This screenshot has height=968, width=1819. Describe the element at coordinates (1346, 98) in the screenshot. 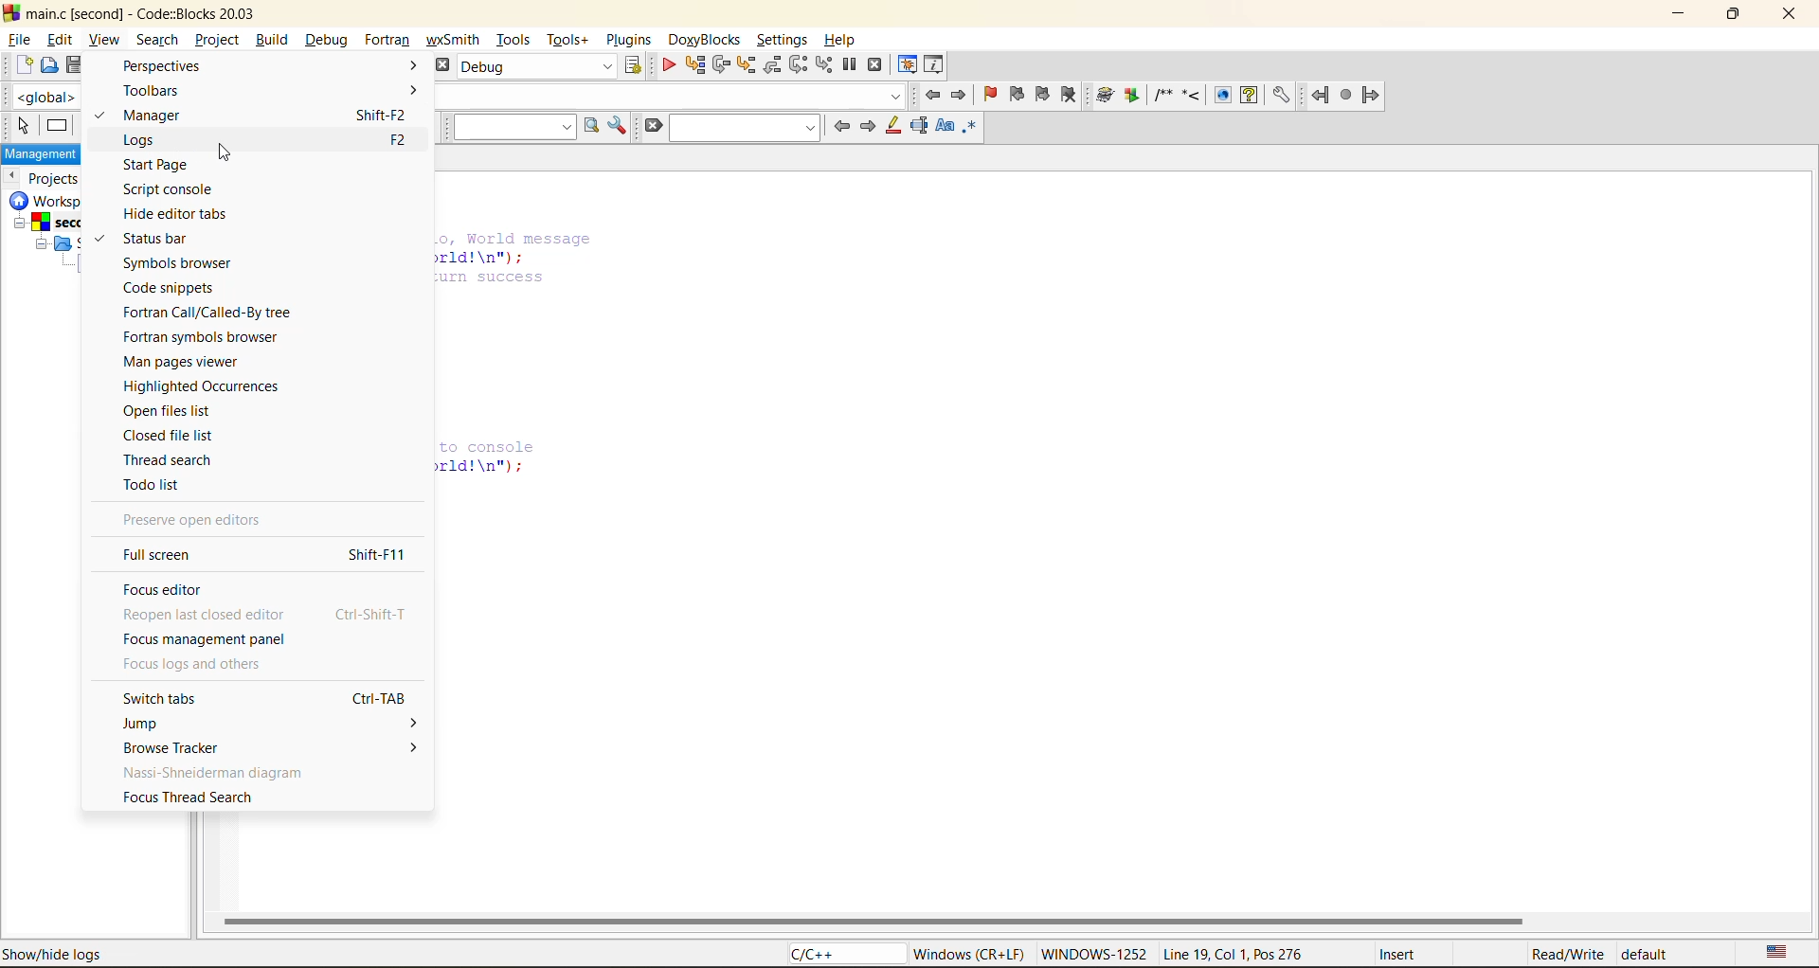

I see `fortran` at that location.